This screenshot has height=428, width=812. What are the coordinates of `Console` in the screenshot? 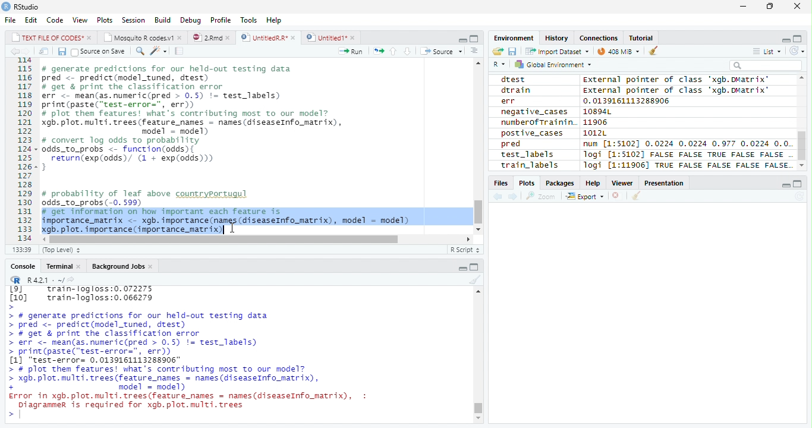 It's located at (23, 266).